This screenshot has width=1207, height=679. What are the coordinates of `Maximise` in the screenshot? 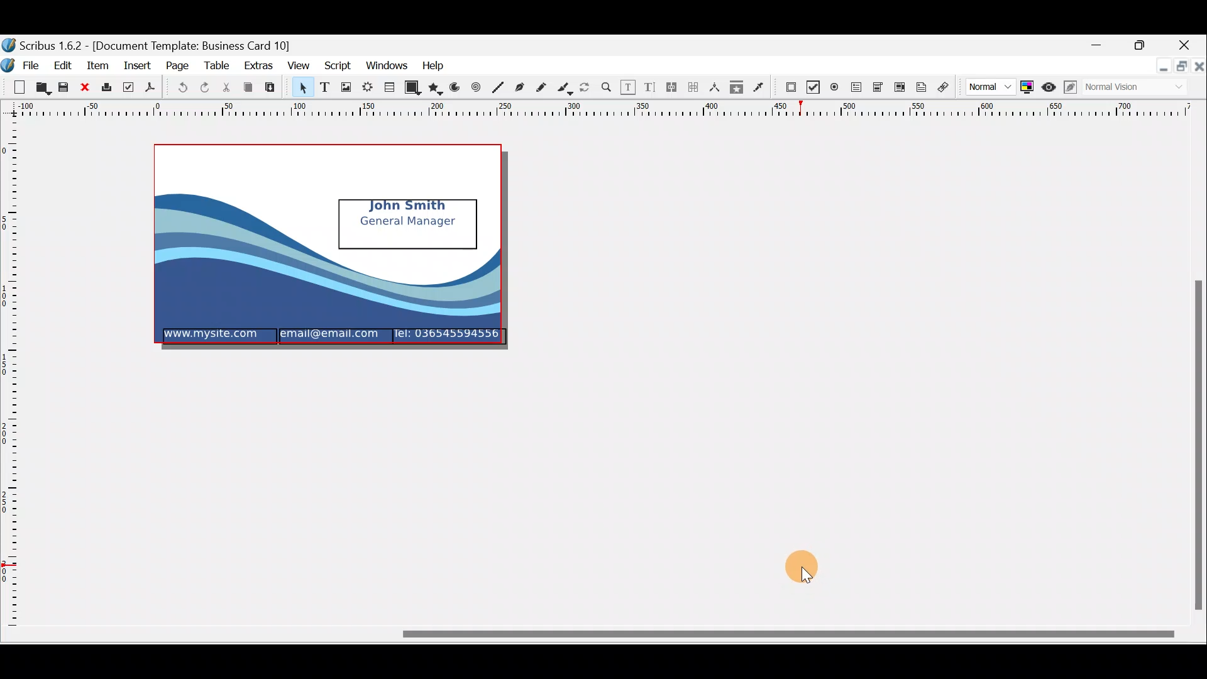 It's located at (1182, 67).